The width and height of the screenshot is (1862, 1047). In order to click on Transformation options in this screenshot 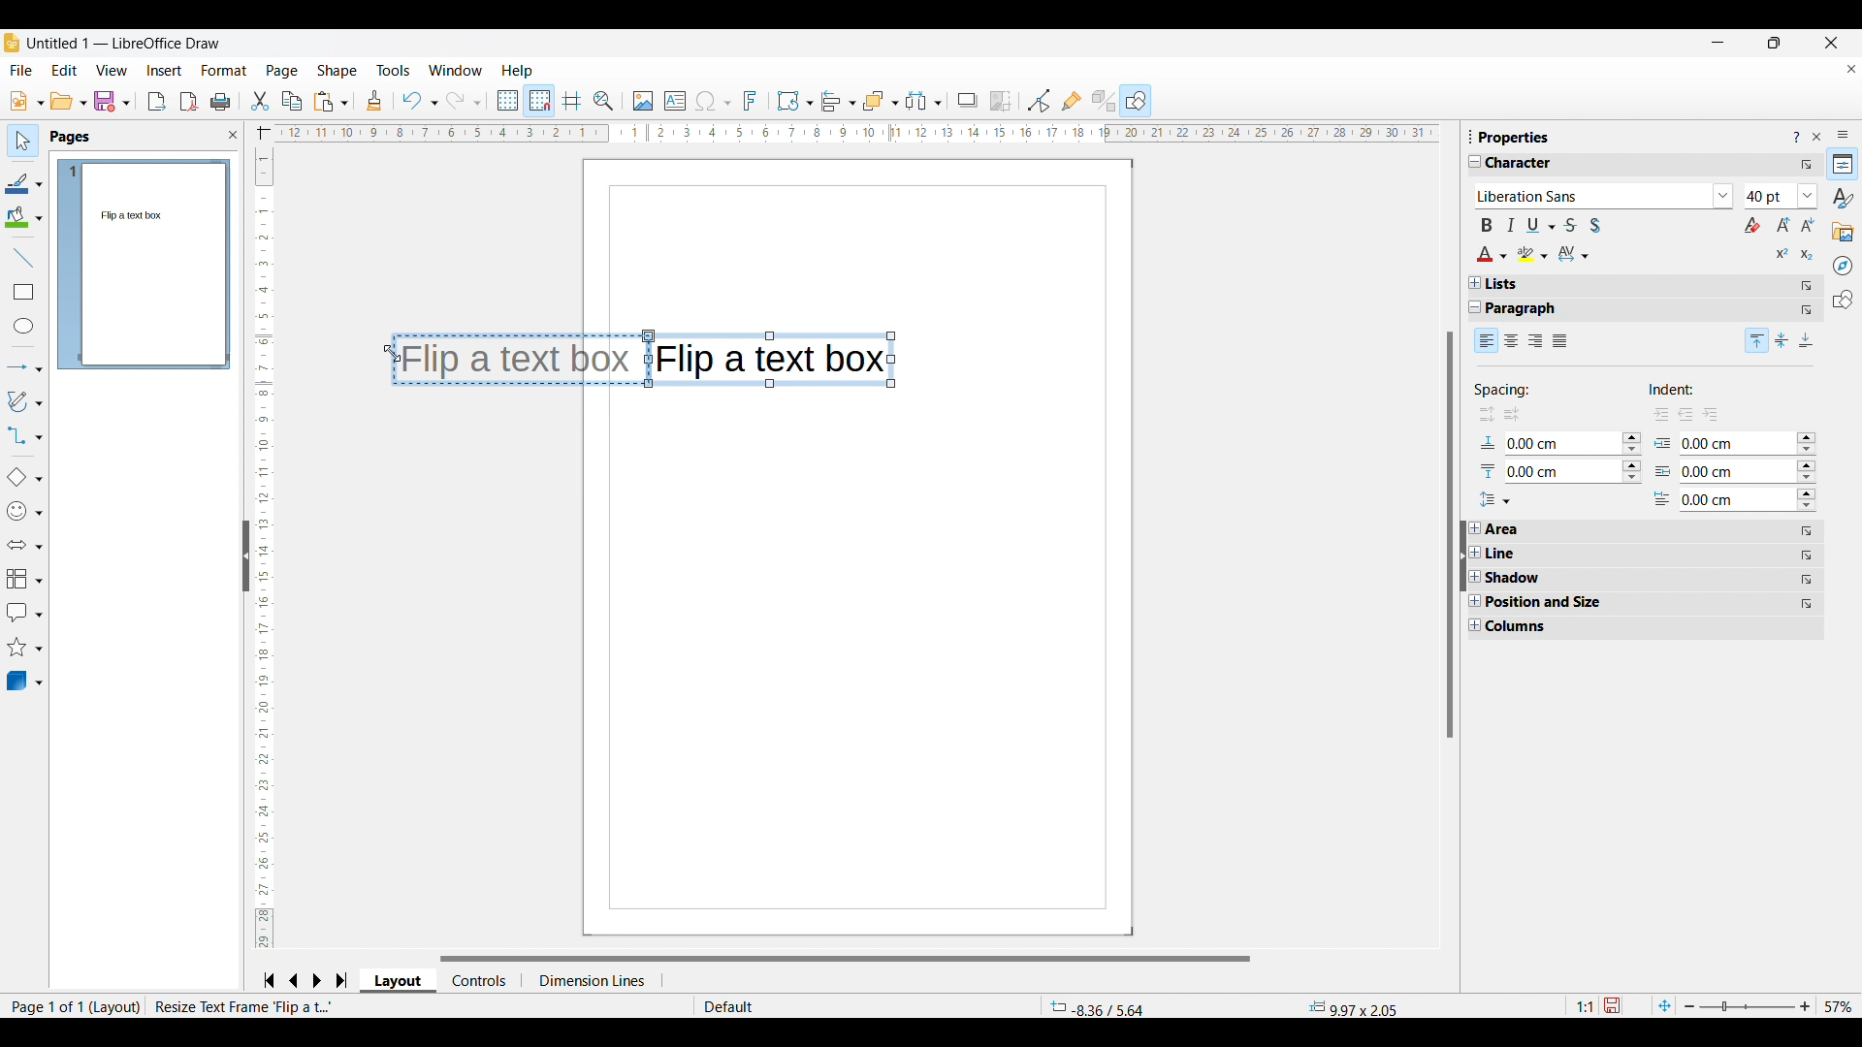, I will do `click(795, 101)`.